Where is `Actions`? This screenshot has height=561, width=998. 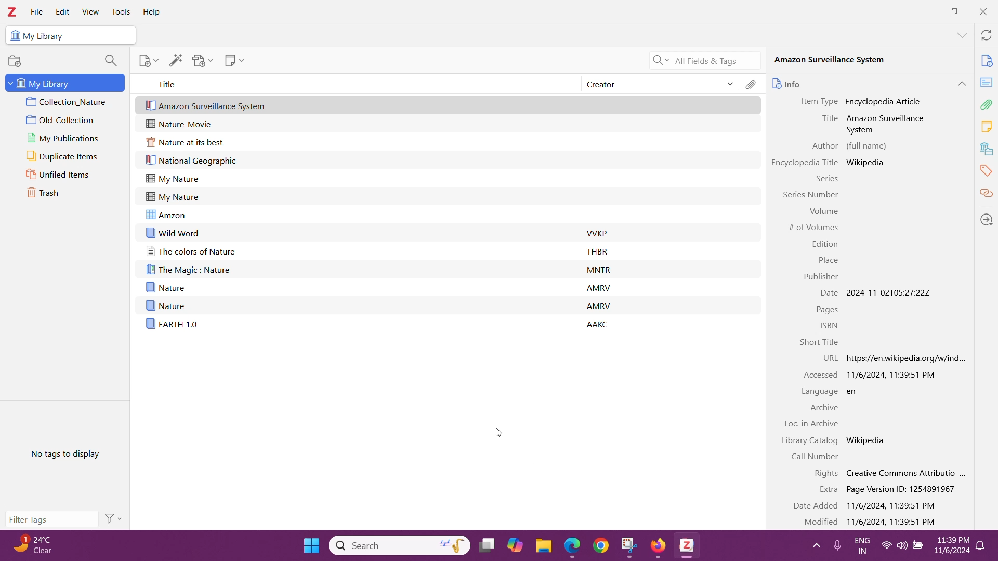
Actions is located at coordinates (113, 518).